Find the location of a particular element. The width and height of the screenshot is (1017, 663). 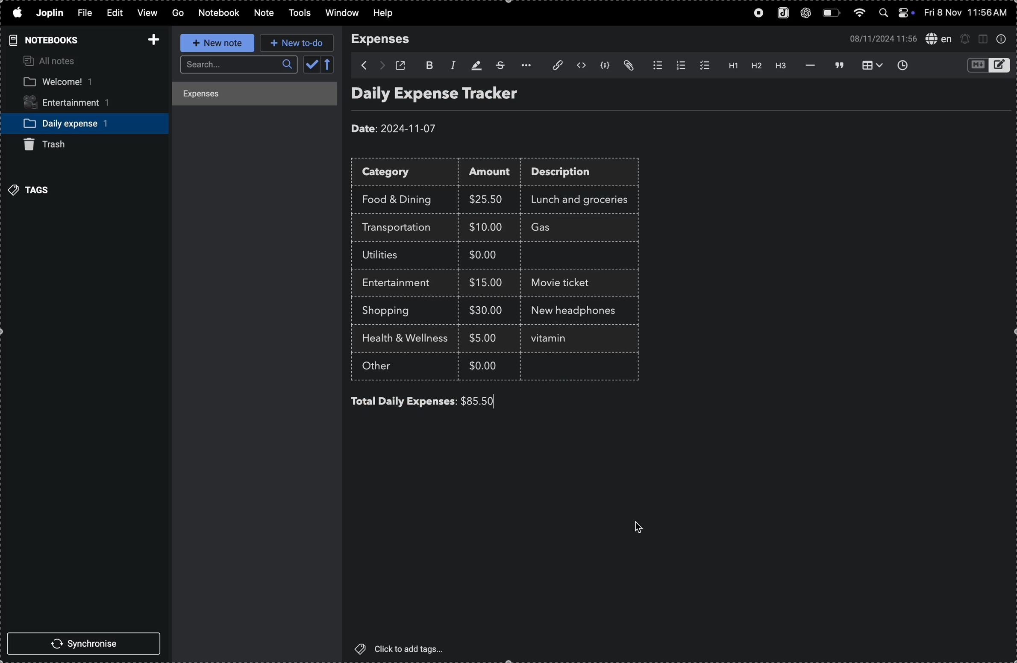

help is located at coordinates (388, 13).